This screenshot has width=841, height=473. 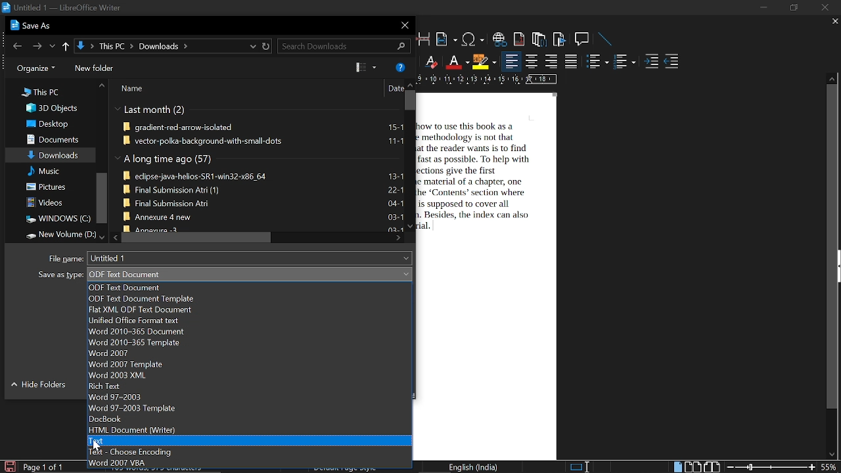 I want to click on move down, so click(x=829, y=455).